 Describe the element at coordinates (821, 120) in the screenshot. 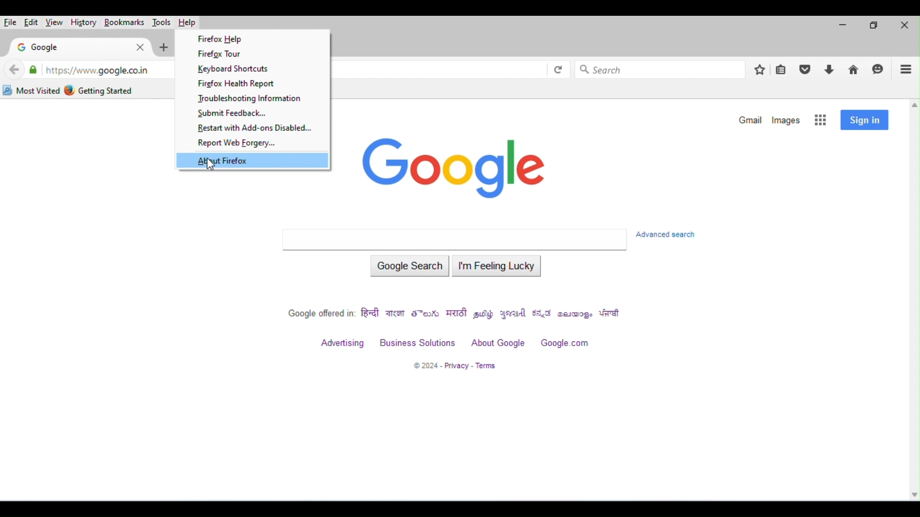

I see `google apps` at that location.